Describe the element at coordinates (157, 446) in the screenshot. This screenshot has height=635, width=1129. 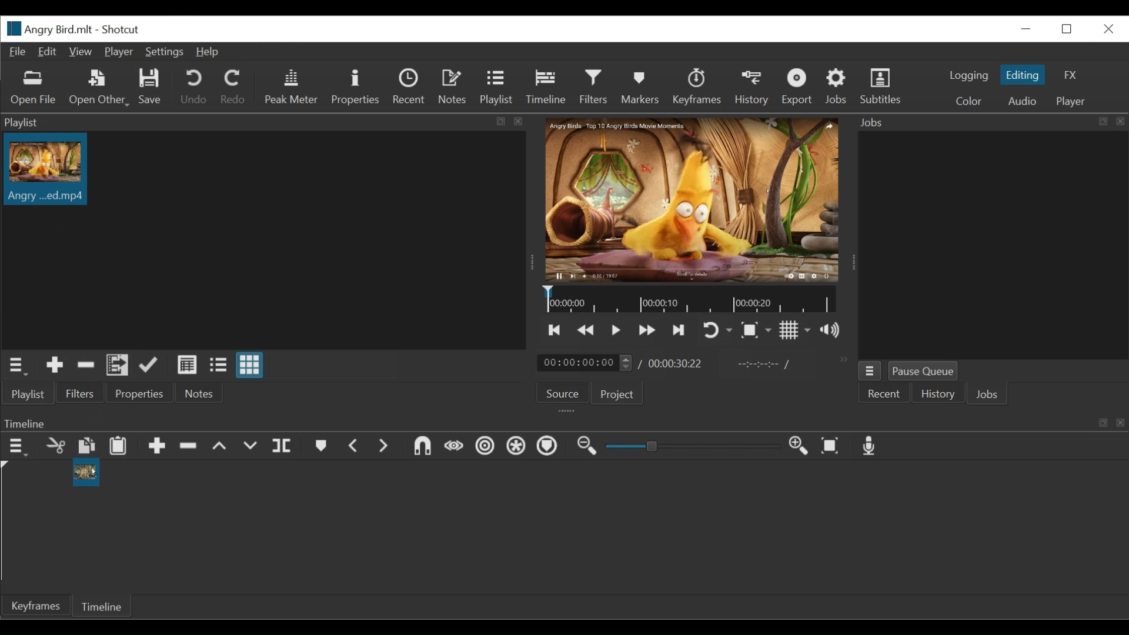
I see `Append` at that location.